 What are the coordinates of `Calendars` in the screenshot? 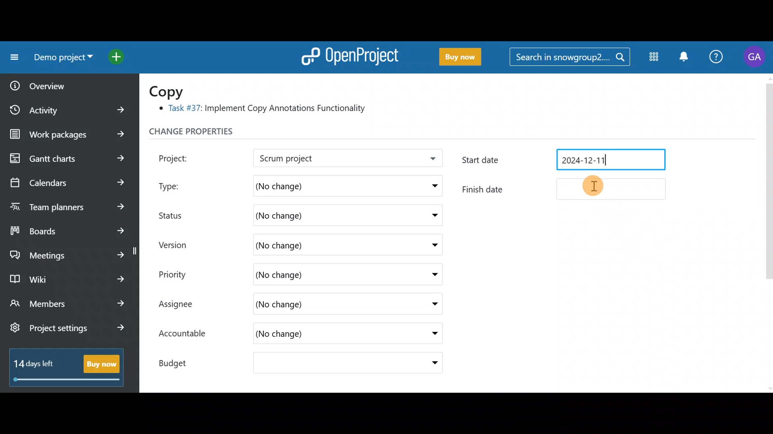 It's located at (67, 179).